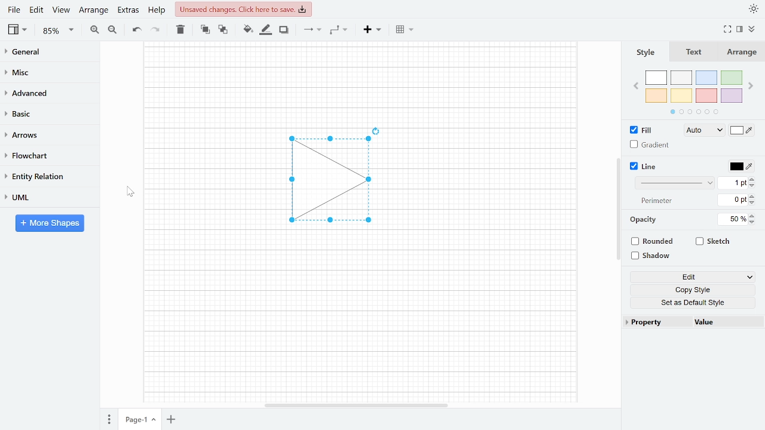 This screenshot has width=765, height=430. I want to click on Previous, so click(635, 85).